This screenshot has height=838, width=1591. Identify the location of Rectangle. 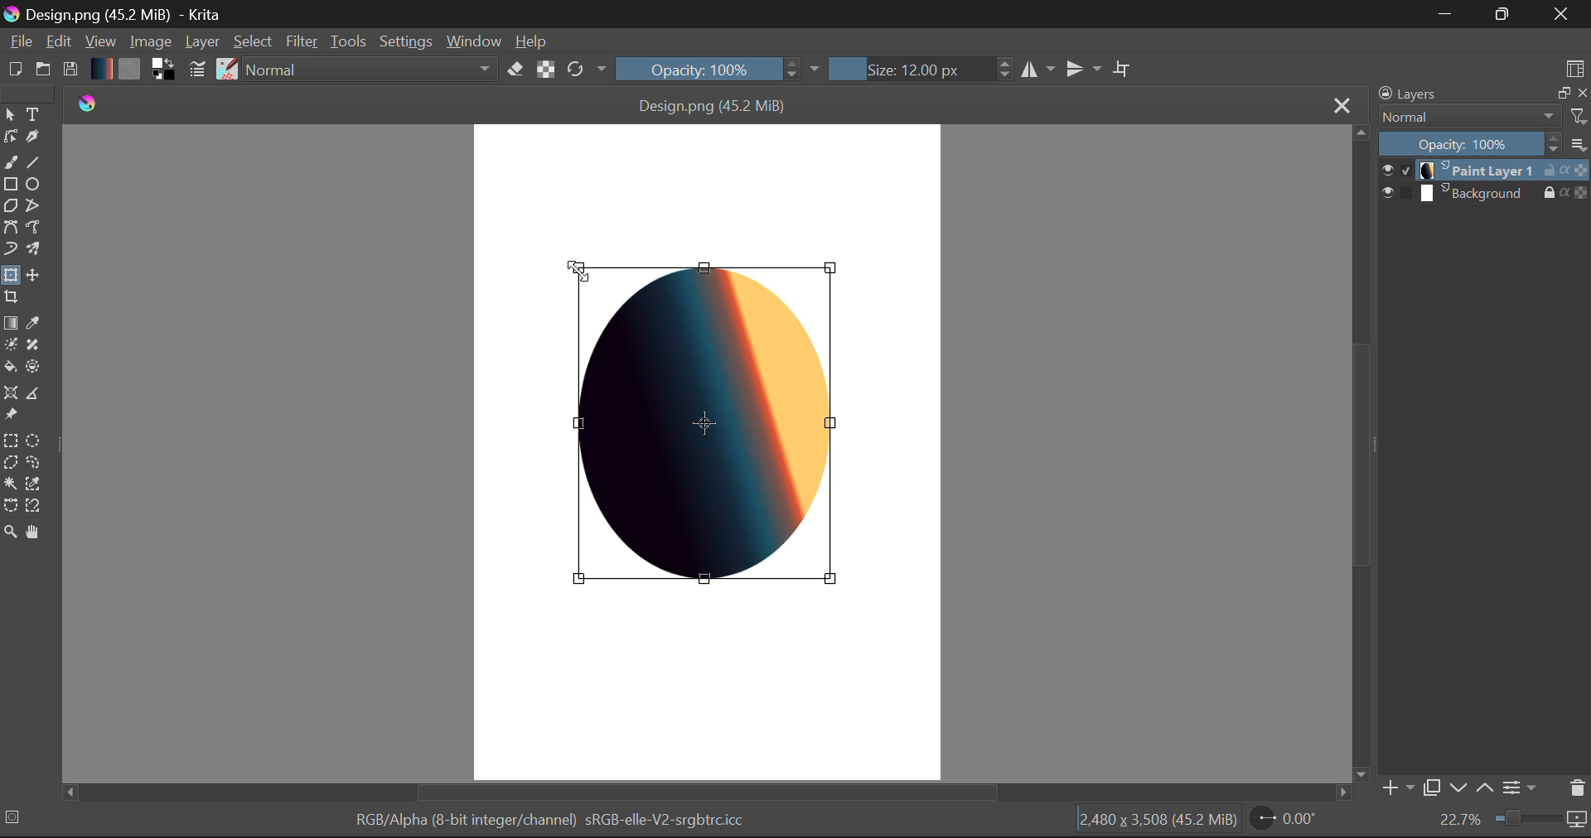
(12, 185).